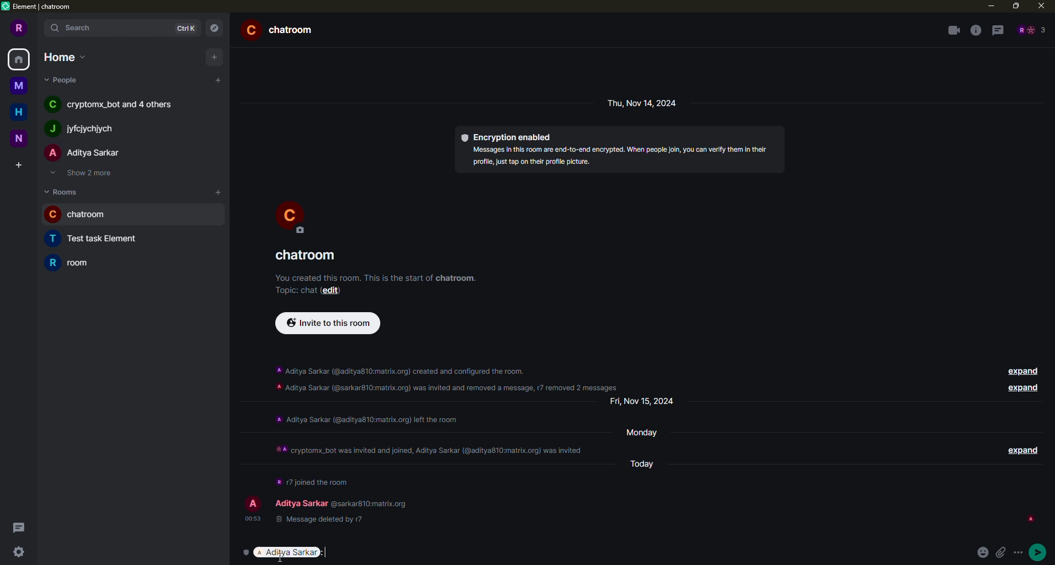 This screenshot has height=565, width=1055. What do you see at coordinates (291, 215) in the screenshot?
I see `profile` at bounding box center [291, 215].